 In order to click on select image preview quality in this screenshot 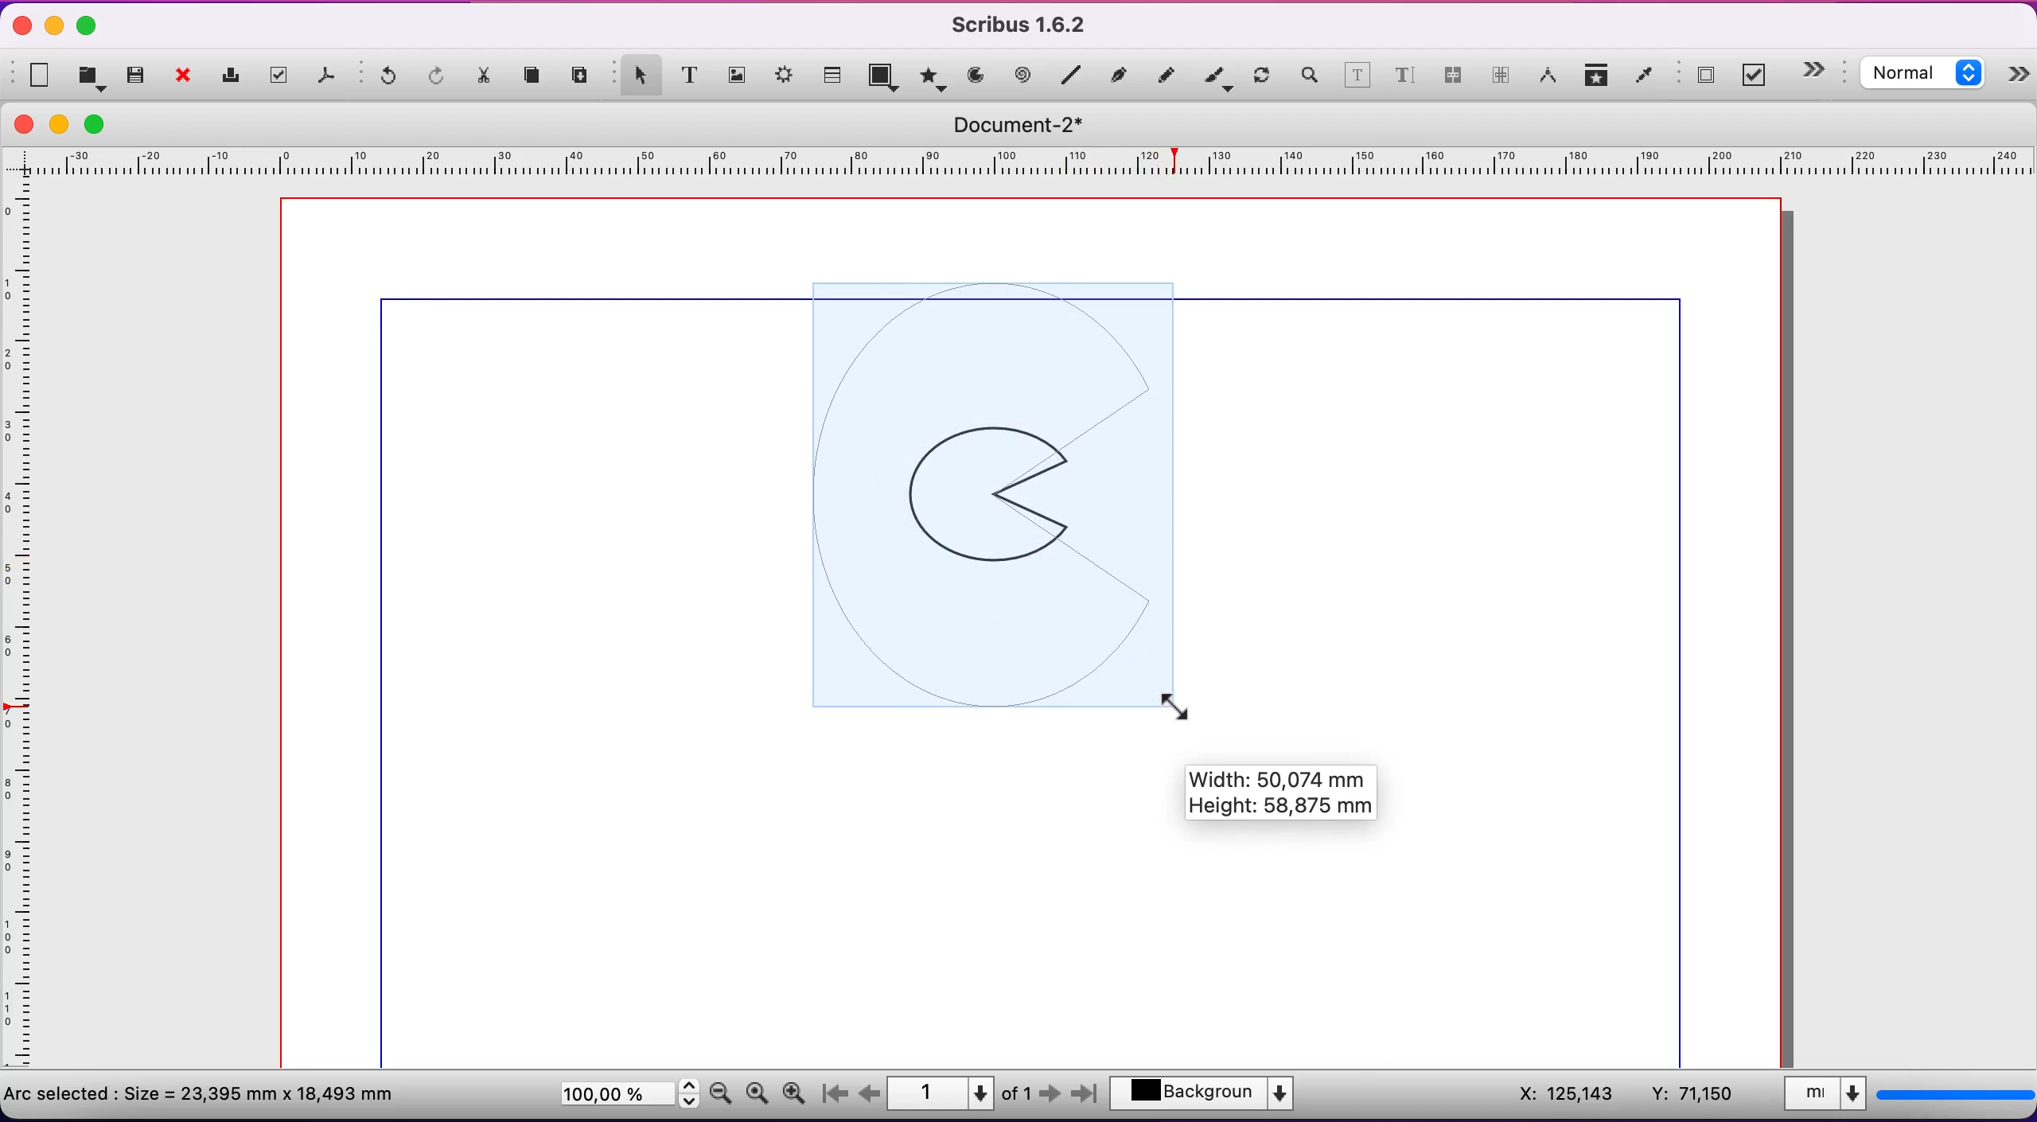, I will do `click(1926, 76)`.